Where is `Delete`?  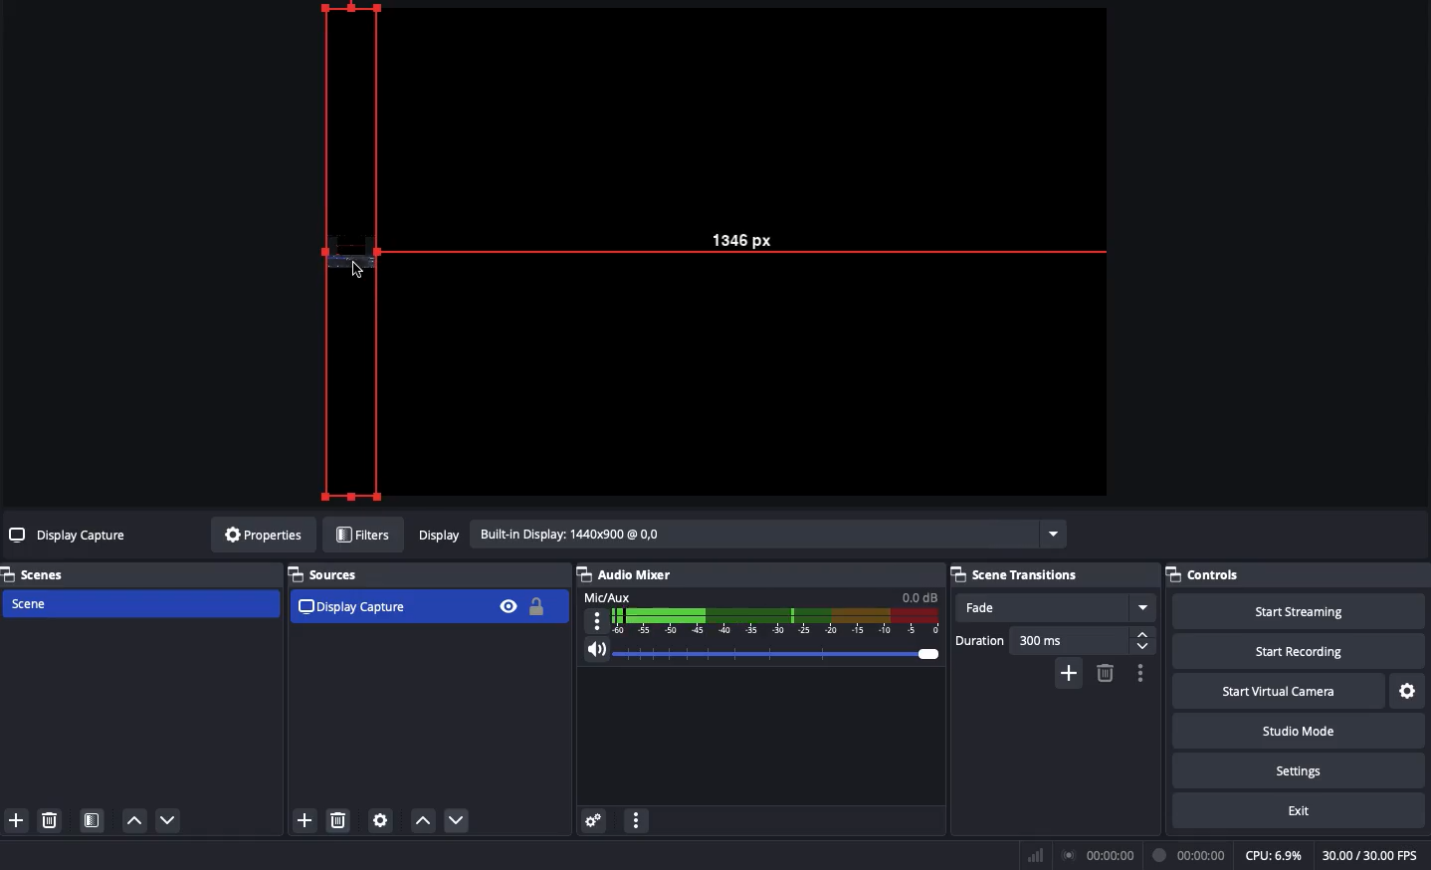 Delete is located at coordinates (48, 820).